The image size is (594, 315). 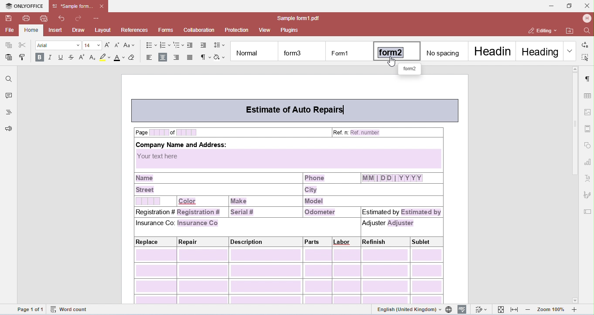 What do you see at coordinates (79, 18) in the screenshot?
I see `redo` at bounding box center [79, 18].